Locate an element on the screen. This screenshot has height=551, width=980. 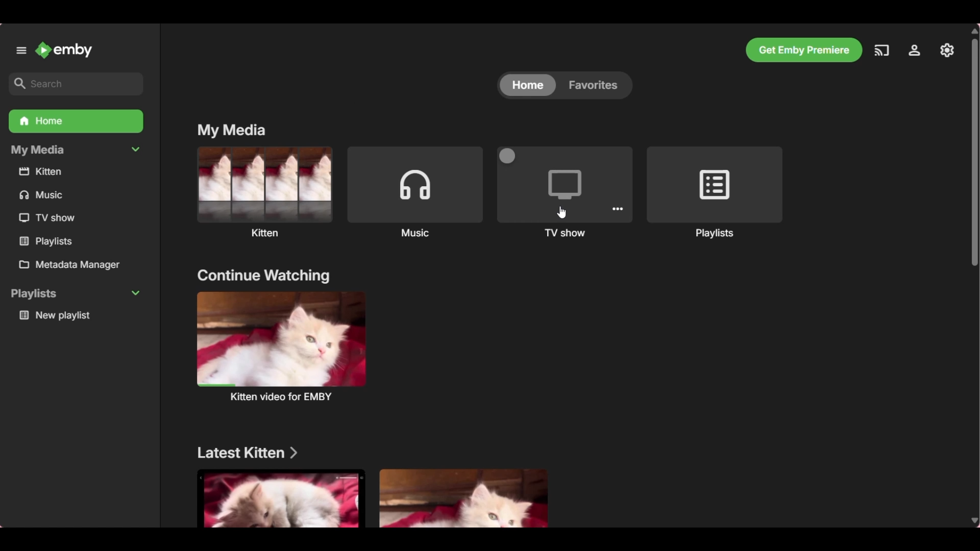
Unpin left panel is located at coordinates (21, 51).